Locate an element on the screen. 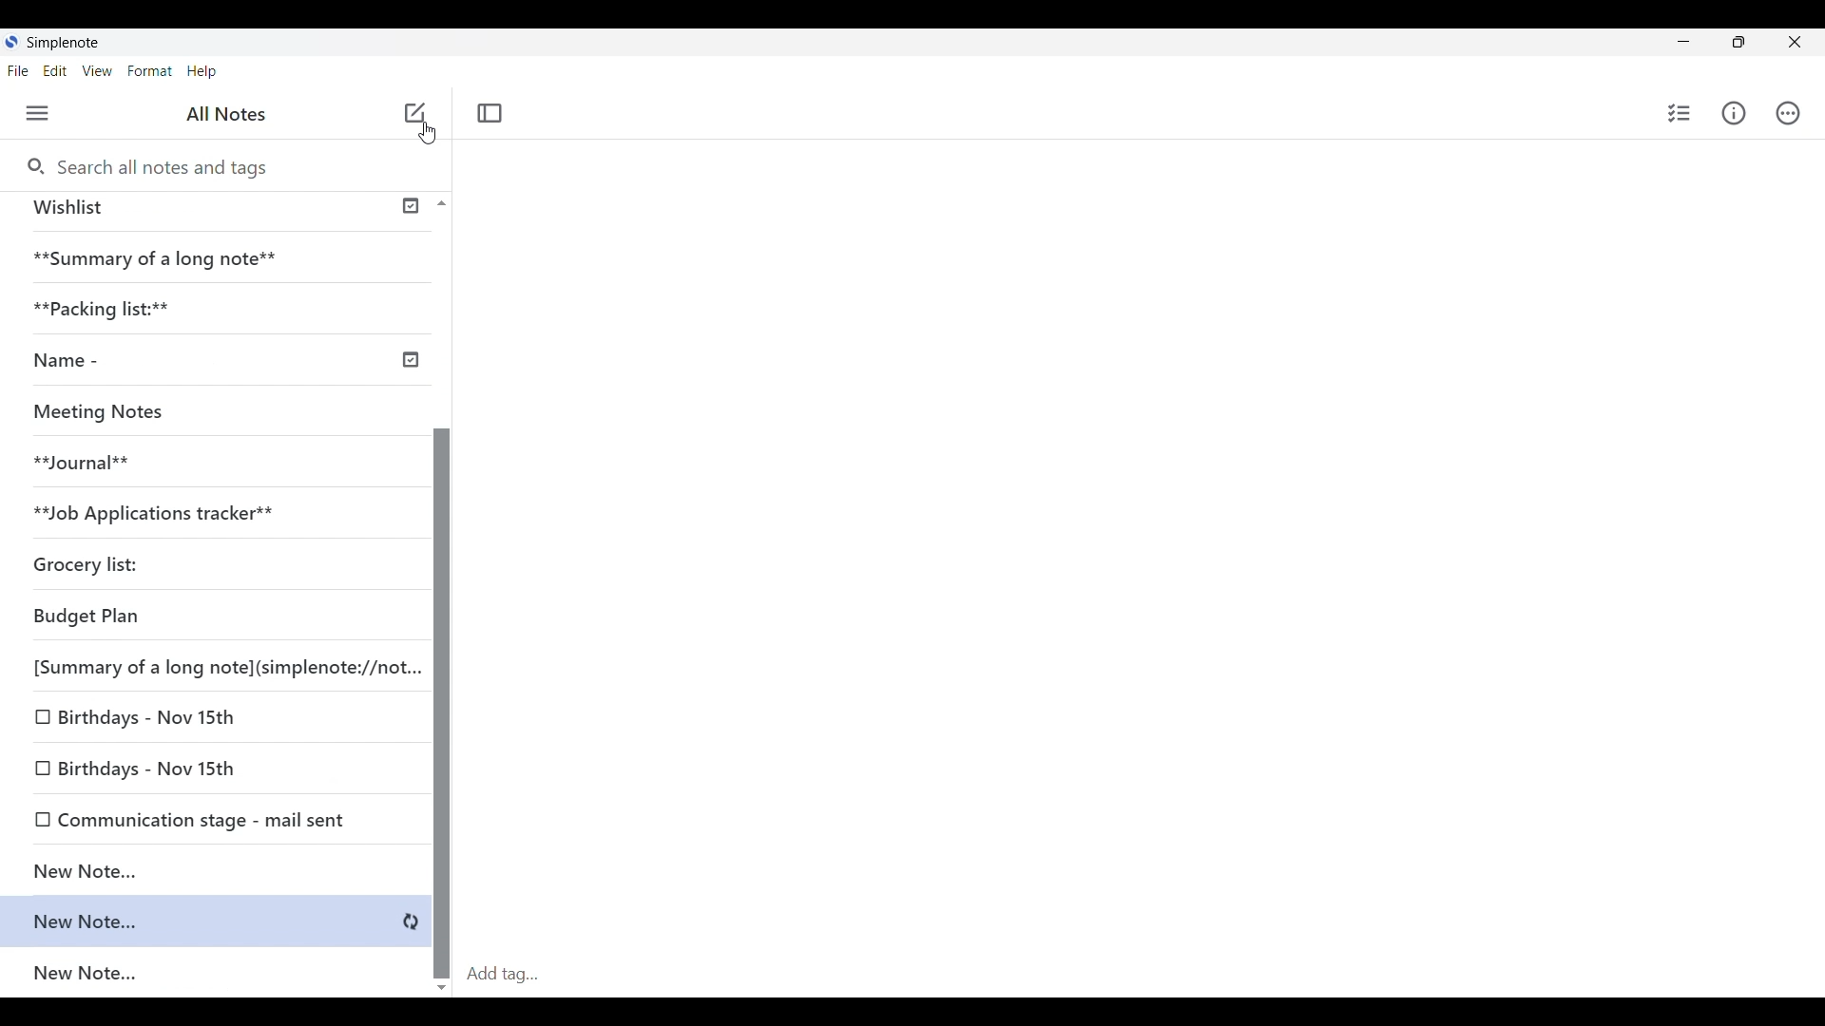 The image size is (1825, 1026). **Packaging list:** is located at coordinates (102, 306).